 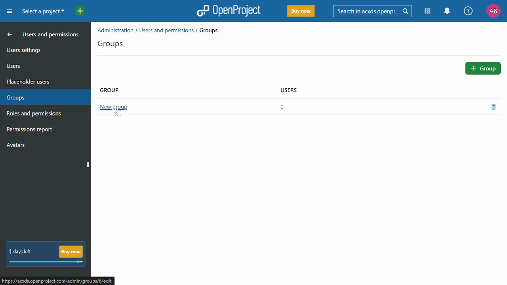 What do you see at coordinates (44, 81) in the screenshot?
I see `Placeholders users` at bounding box center [44, 81].